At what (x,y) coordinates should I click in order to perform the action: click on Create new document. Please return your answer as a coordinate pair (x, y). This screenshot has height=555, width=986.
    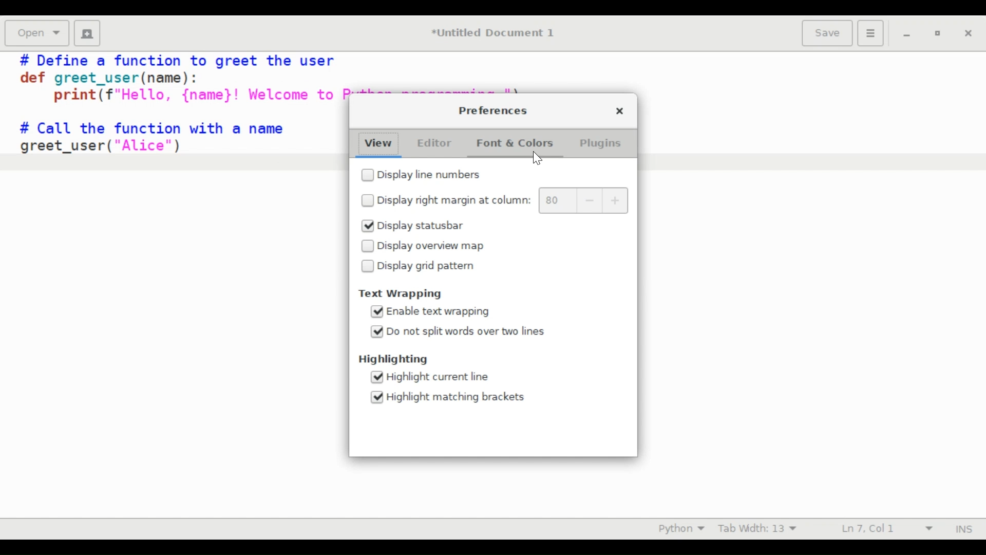
    Looking at the image, I should click on (87, 33).